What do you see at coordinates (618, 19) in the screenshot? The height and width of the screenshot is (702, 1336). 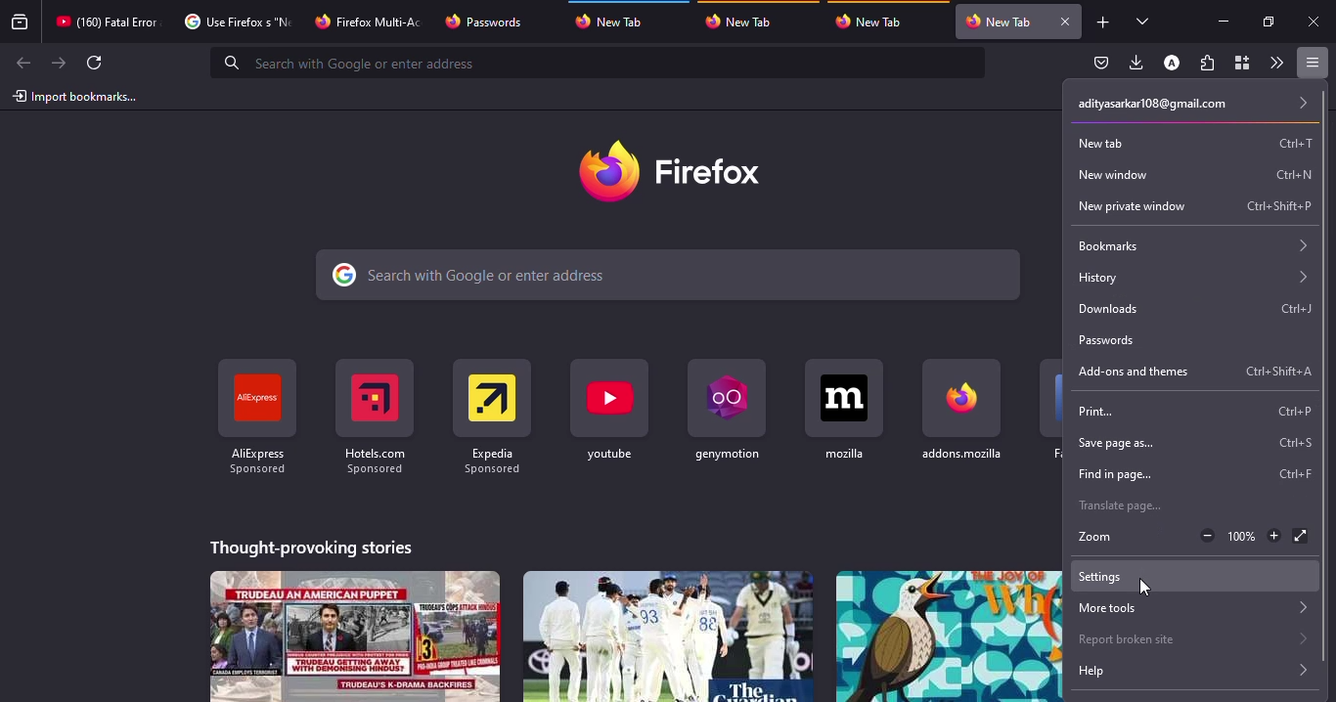 I see `tab` at bounding box center [618, 19].